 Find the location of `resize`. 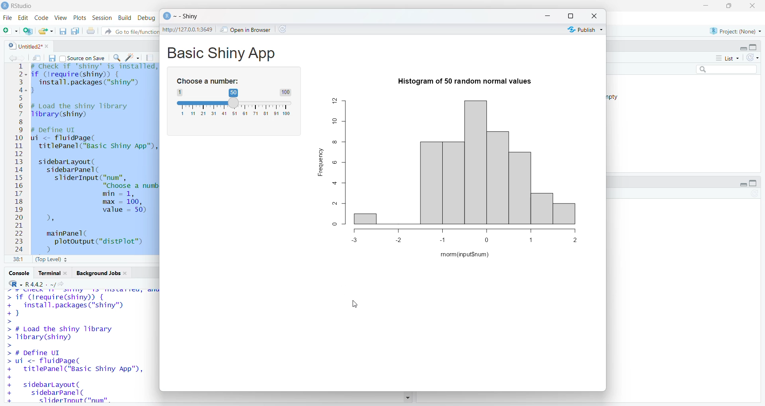

resize is located at coordinates (571, 16).